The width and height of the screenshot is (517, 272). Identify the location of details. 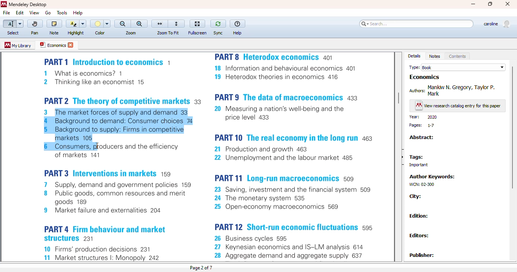
(414, 56).